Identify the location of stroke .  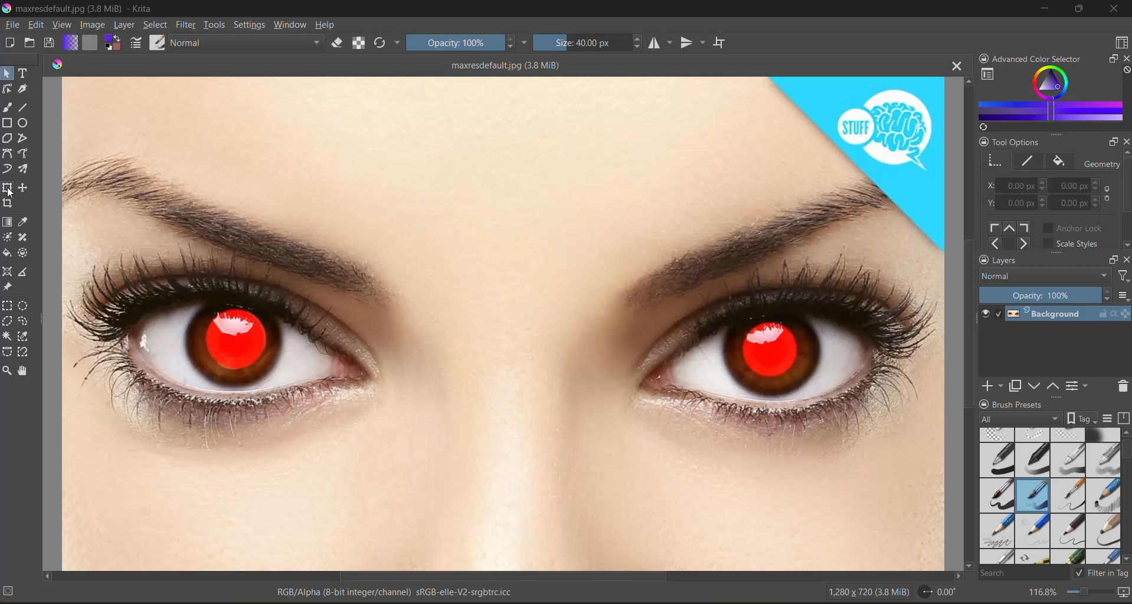
(1029, 160).